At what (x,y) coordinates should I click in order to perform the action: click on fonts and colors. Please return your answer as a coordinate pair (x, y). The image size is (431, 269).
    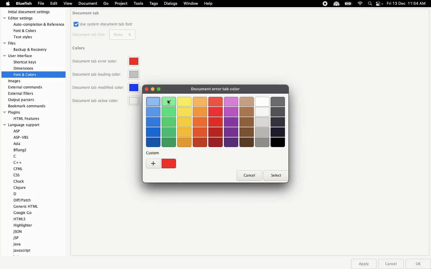
    Looking at the image, I should click on (33, 74).